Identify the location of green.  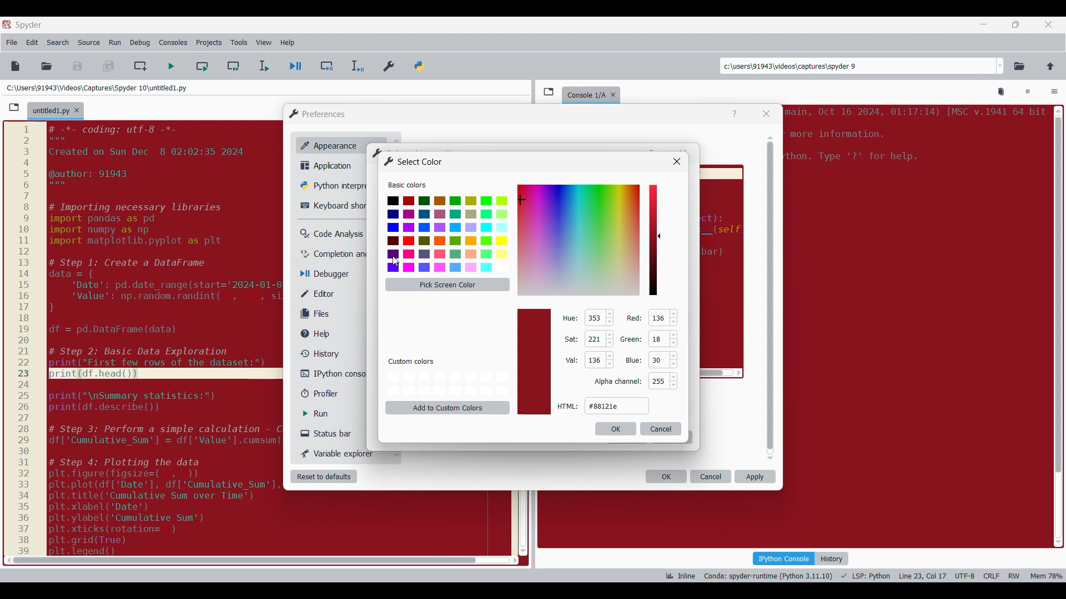
(632, 338).